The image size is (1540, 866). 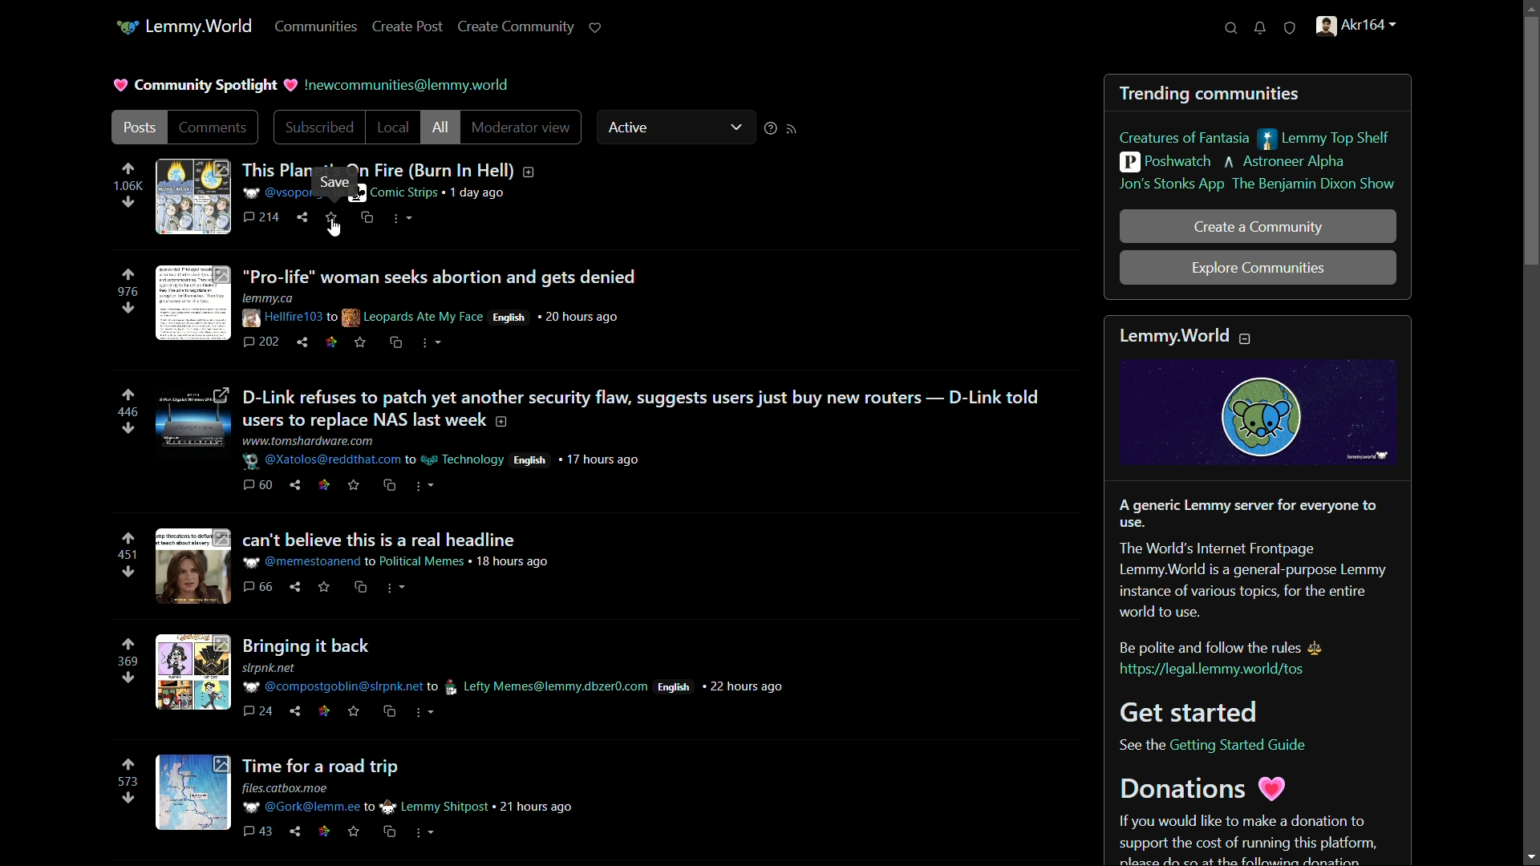 What do you see at coordinates (1356, 26) in the screenshot?
I see `profile` at bounding box center [1356, 26].